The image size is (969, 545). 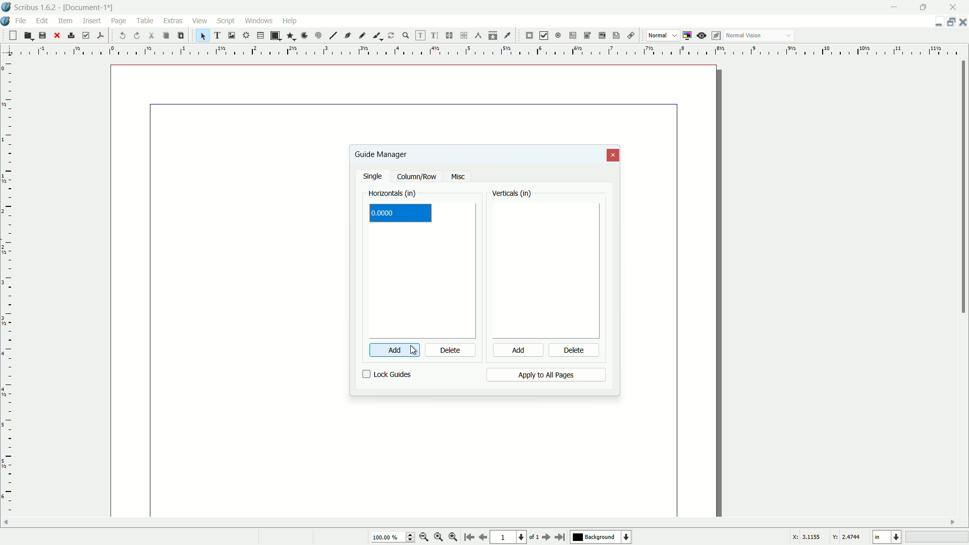 I want to click on pdf push button, so click(x=529, y=36).